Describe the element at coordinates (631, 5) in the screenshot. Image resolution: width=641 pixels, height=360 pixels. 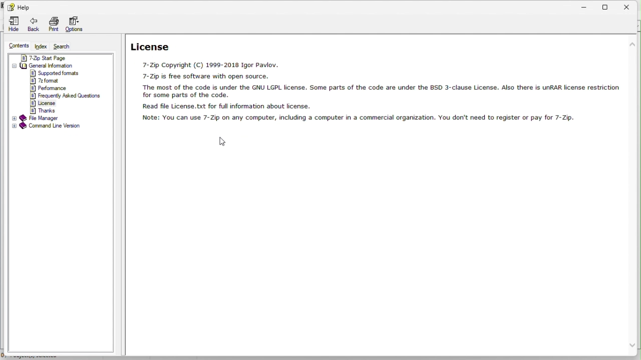
I see `Close` at that location.